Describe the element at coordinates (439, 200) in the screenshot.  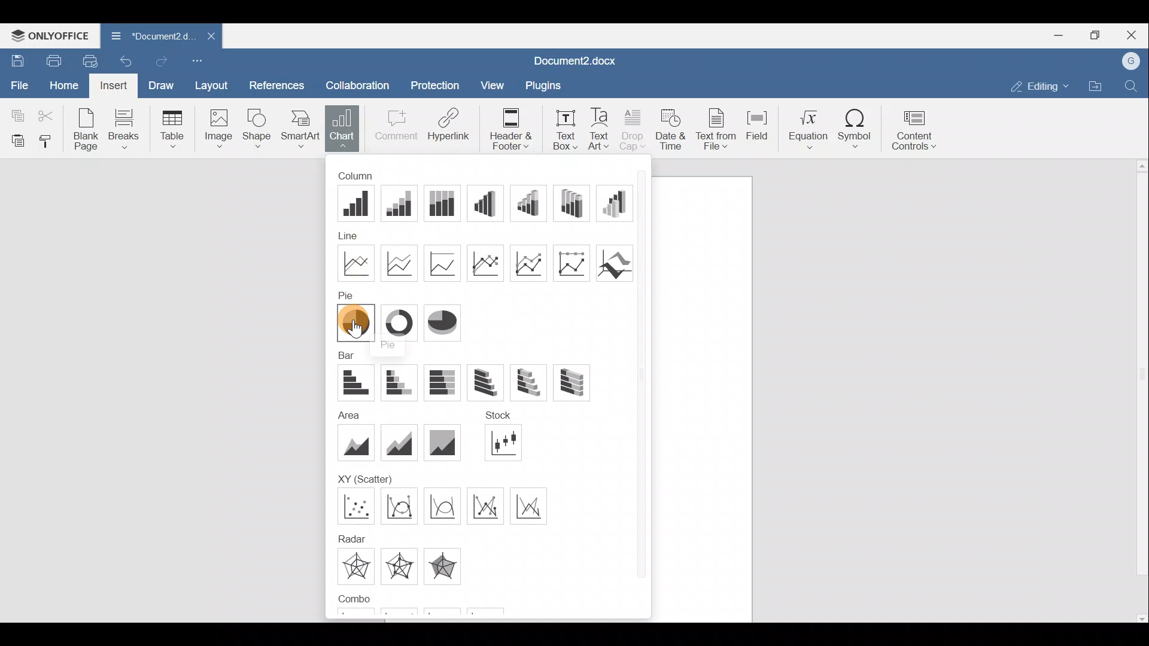
I see `100% stacked column` at that location.